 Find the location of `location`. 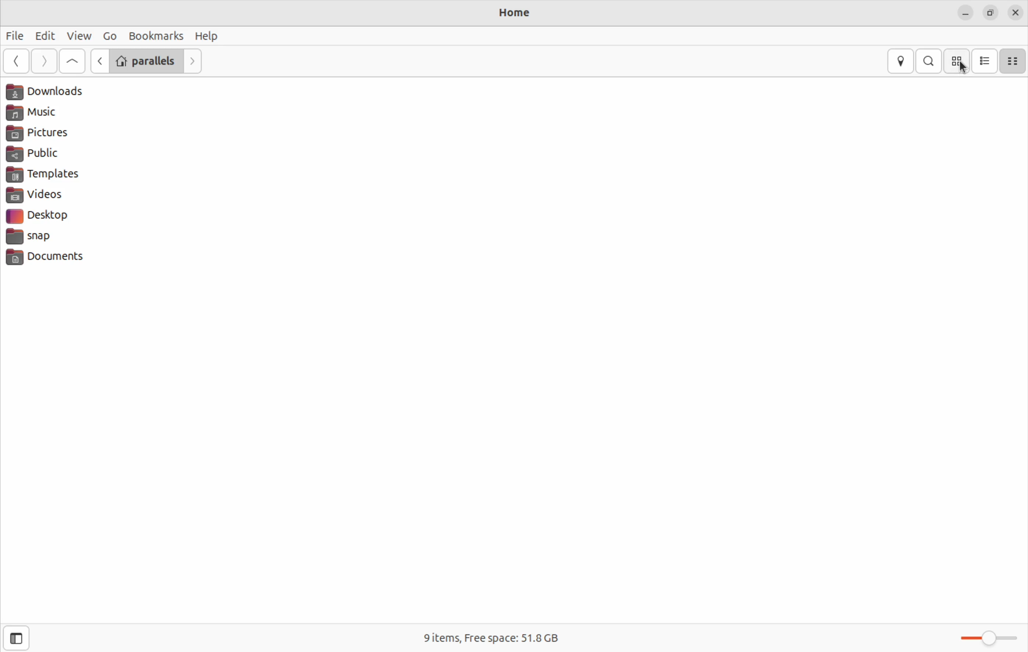

location is located at coordinates (901, 61).